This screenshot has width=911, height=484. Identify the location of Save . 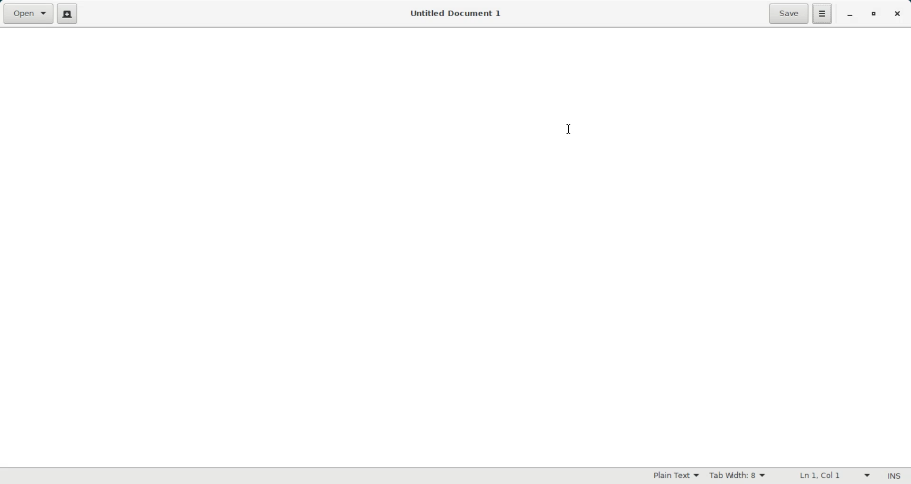
(789, 14).